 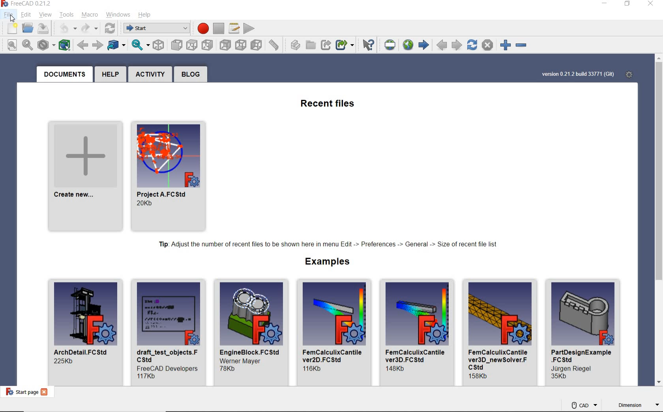 I want to click on name, so click(x=250, y=351).